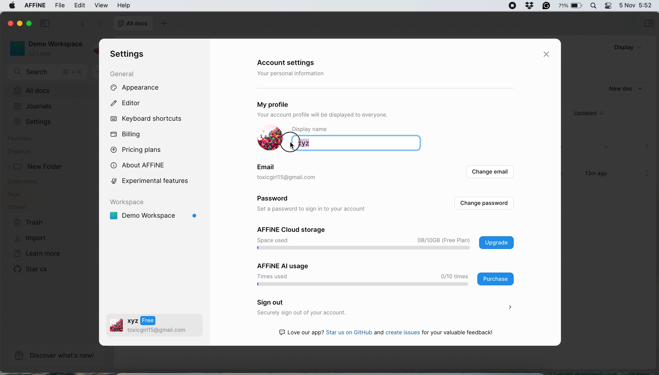  Describe the element at coordinates (387, 239) in the screenshot. I see `affine cloud storage` at that location.